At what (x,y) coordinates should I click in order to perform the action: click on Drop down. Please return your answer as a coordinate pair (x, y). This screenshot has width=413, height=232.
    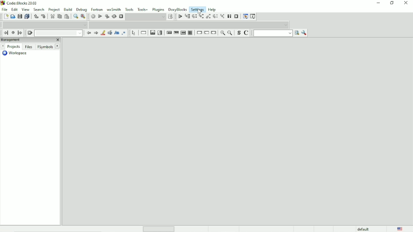
    Looking at the image, I should click on (286, 25).